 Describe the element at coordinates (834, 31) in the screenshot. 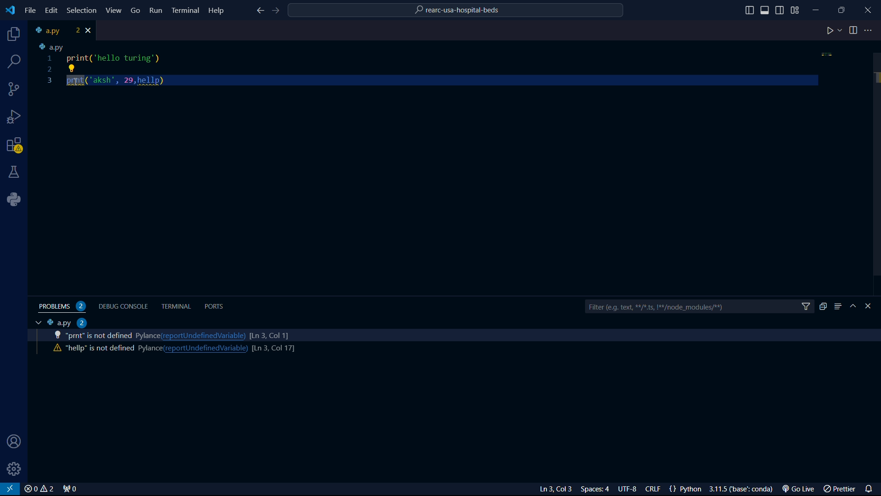

I see `play` at that location.